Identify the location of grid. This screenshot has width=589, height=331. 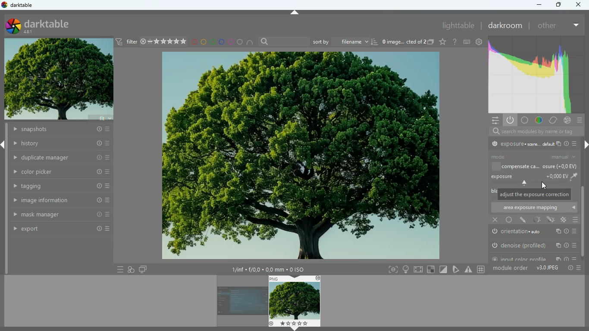
(481, 268).